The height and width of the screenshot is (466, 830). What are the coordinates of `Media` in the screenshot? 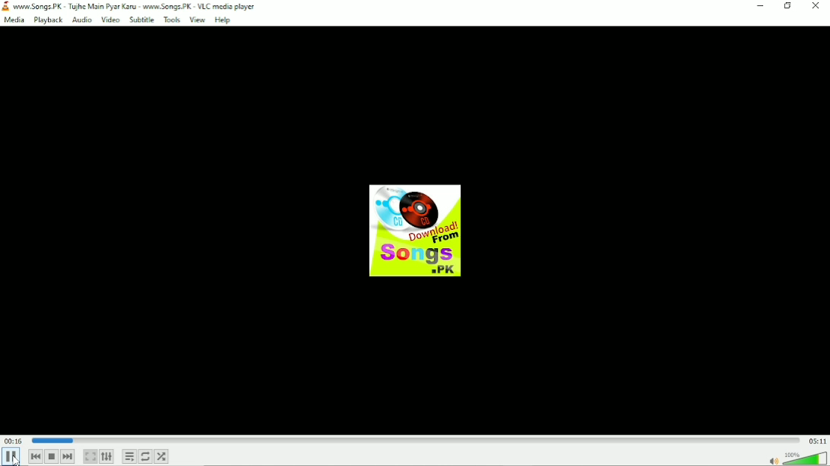 It's located at (14, 20).